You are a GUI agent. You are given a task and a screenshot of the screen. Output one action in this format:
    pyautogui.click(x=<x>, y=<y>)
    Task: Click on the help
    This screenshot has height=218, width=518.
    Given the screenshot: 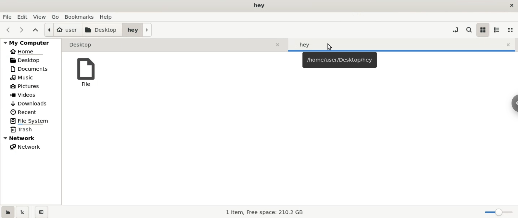 What is the action you would take?
    pyautogui.click(x=108, y=17)
    